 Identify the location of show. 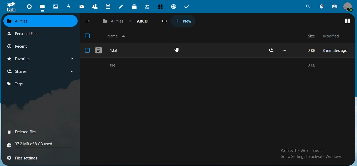
(72, 59).